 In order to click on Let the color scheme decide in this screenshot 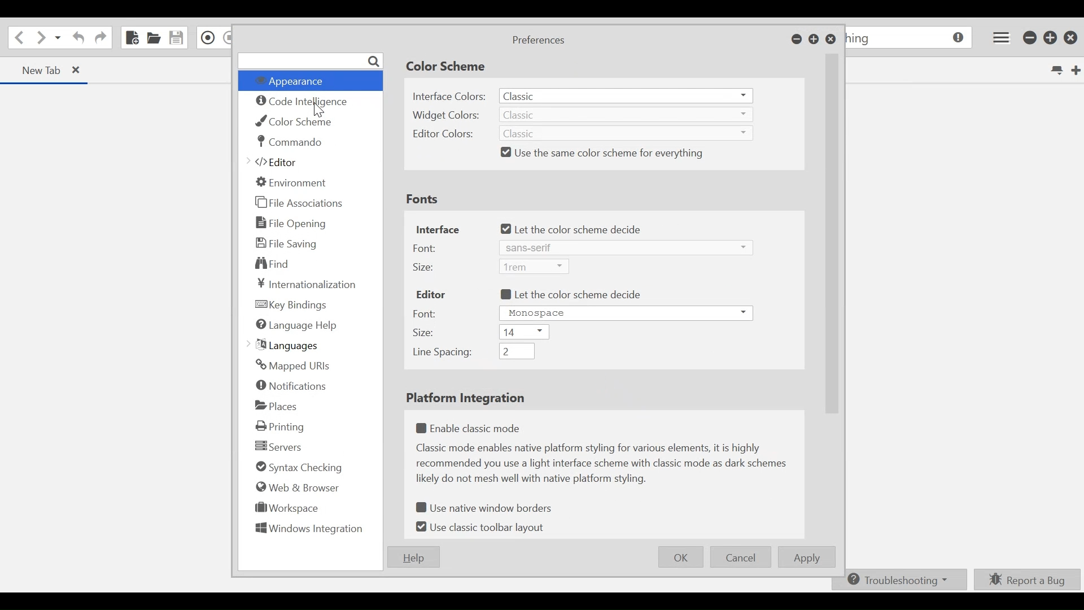, I will do `click(573, 229)`.